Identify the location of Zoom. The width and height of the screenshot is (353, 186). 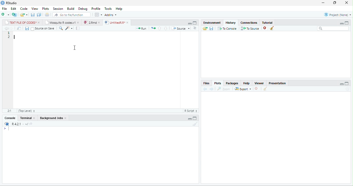
(223, 89).